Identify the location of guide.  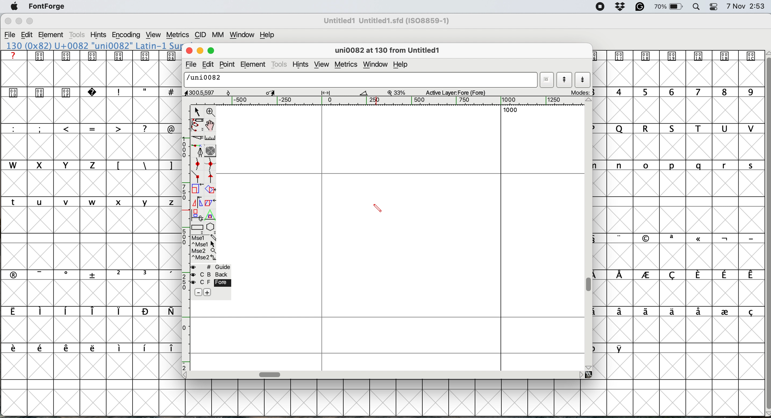
(212, 267).